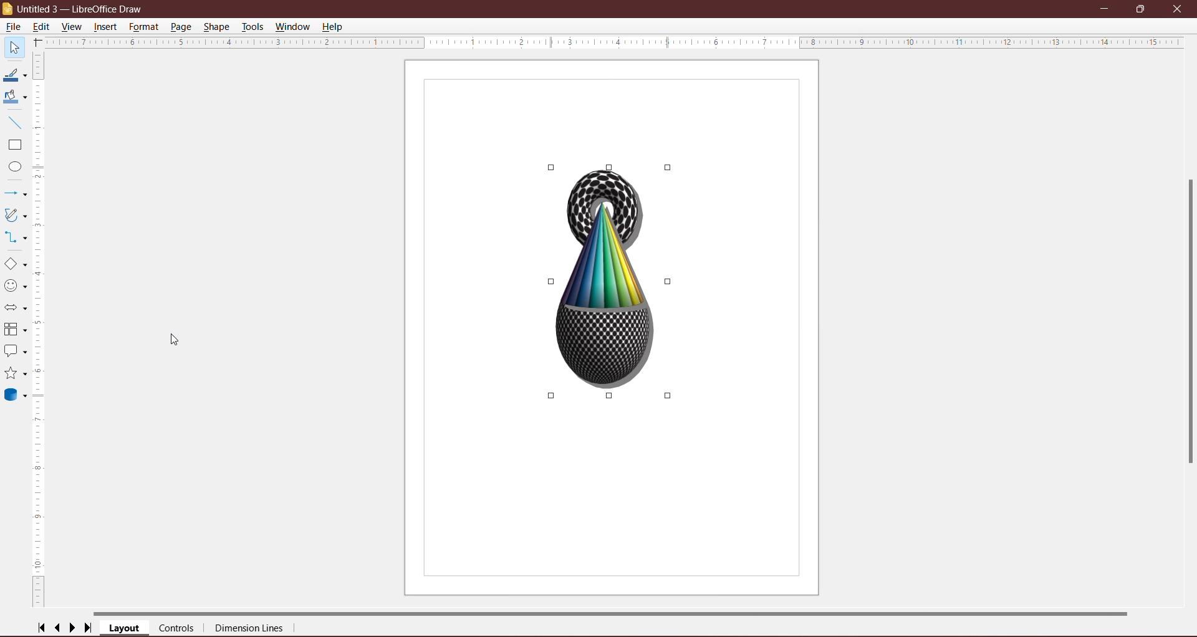 This screenshot has width=1197, height=637. I want to click on Fill Color, so click(14, 98).